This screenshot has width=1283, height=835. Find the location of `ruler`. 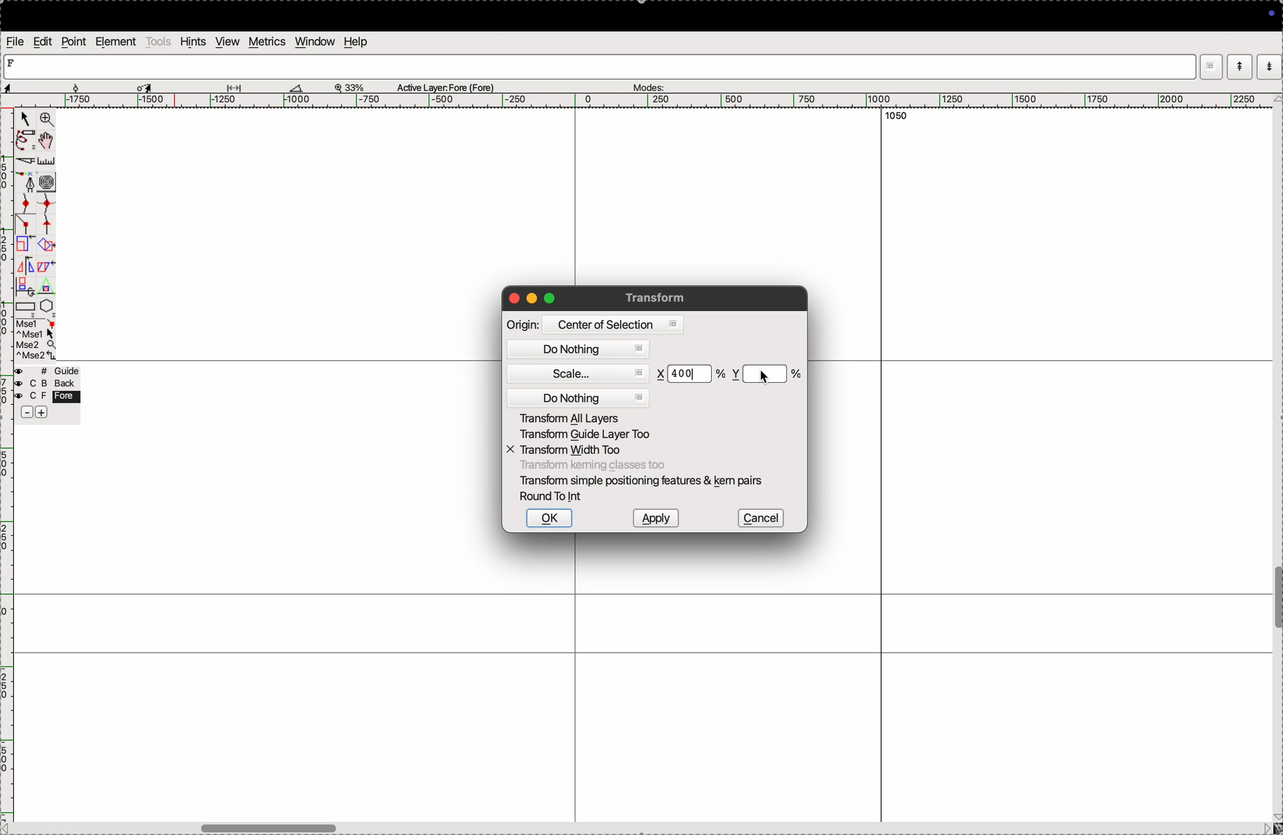

ruler is located at coordinates (52, 162).